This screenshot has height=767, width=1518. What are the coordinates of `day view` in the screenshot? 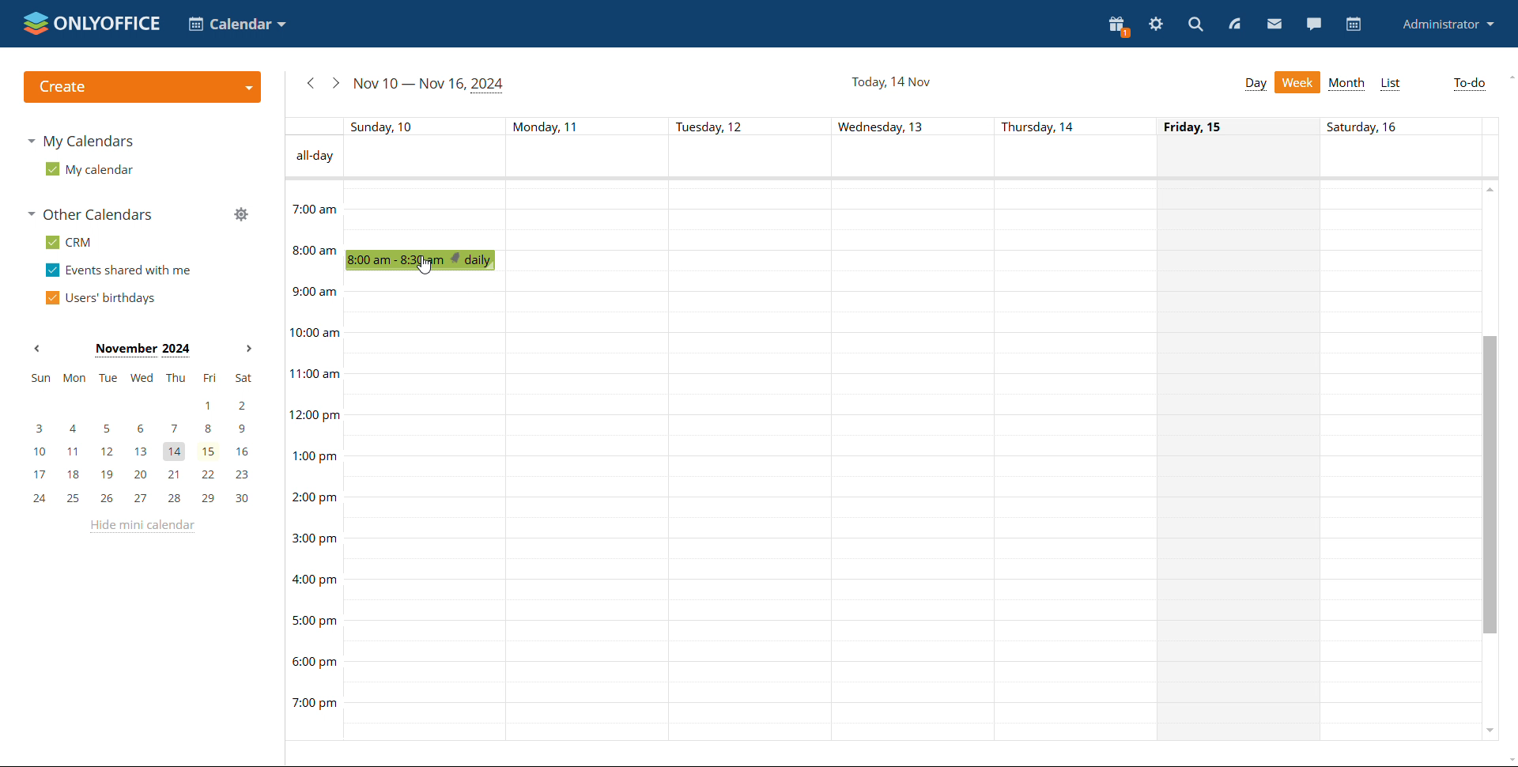 It's located at (1256, 84).